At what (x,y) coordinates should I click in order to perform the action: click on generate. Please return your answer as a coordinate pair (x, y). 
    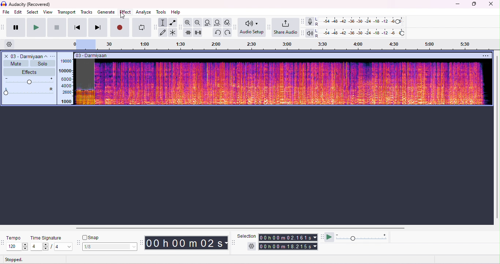
    Looking at the image, I should click on (107, 12).